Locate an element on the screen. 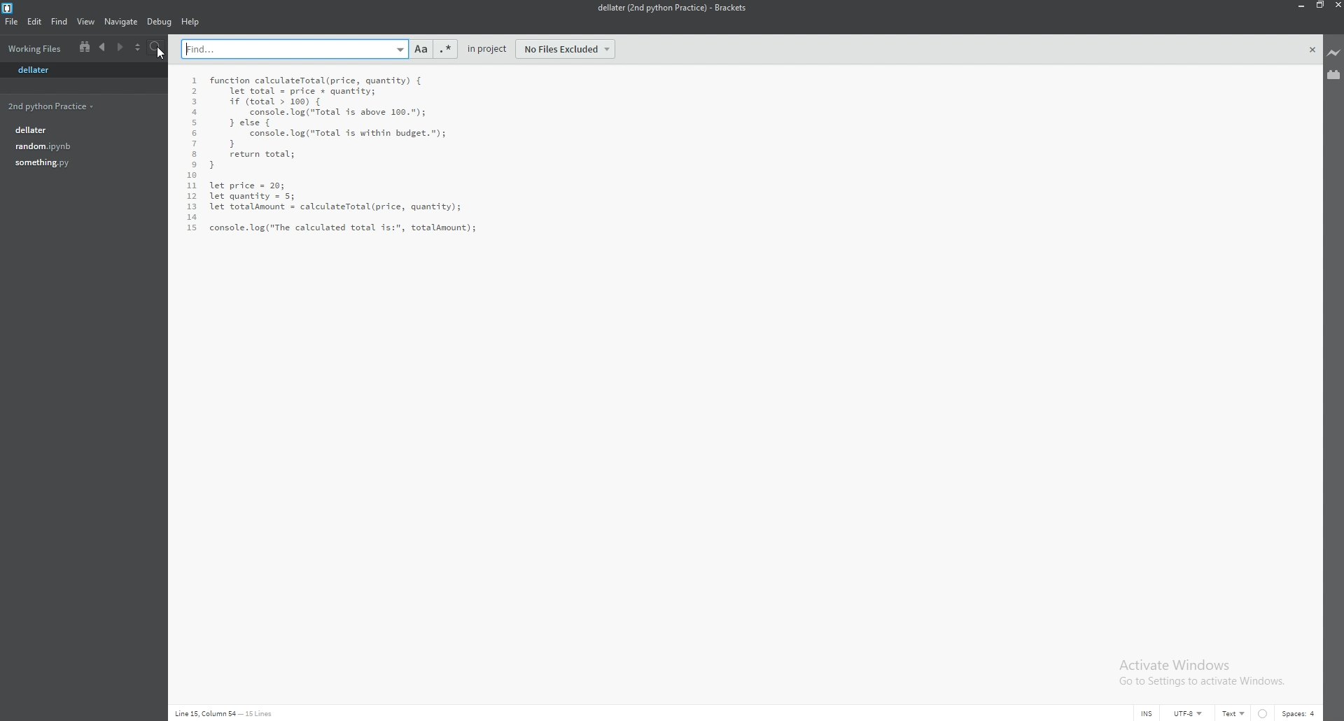  2nd python practice is located at coordinates (77, 107).